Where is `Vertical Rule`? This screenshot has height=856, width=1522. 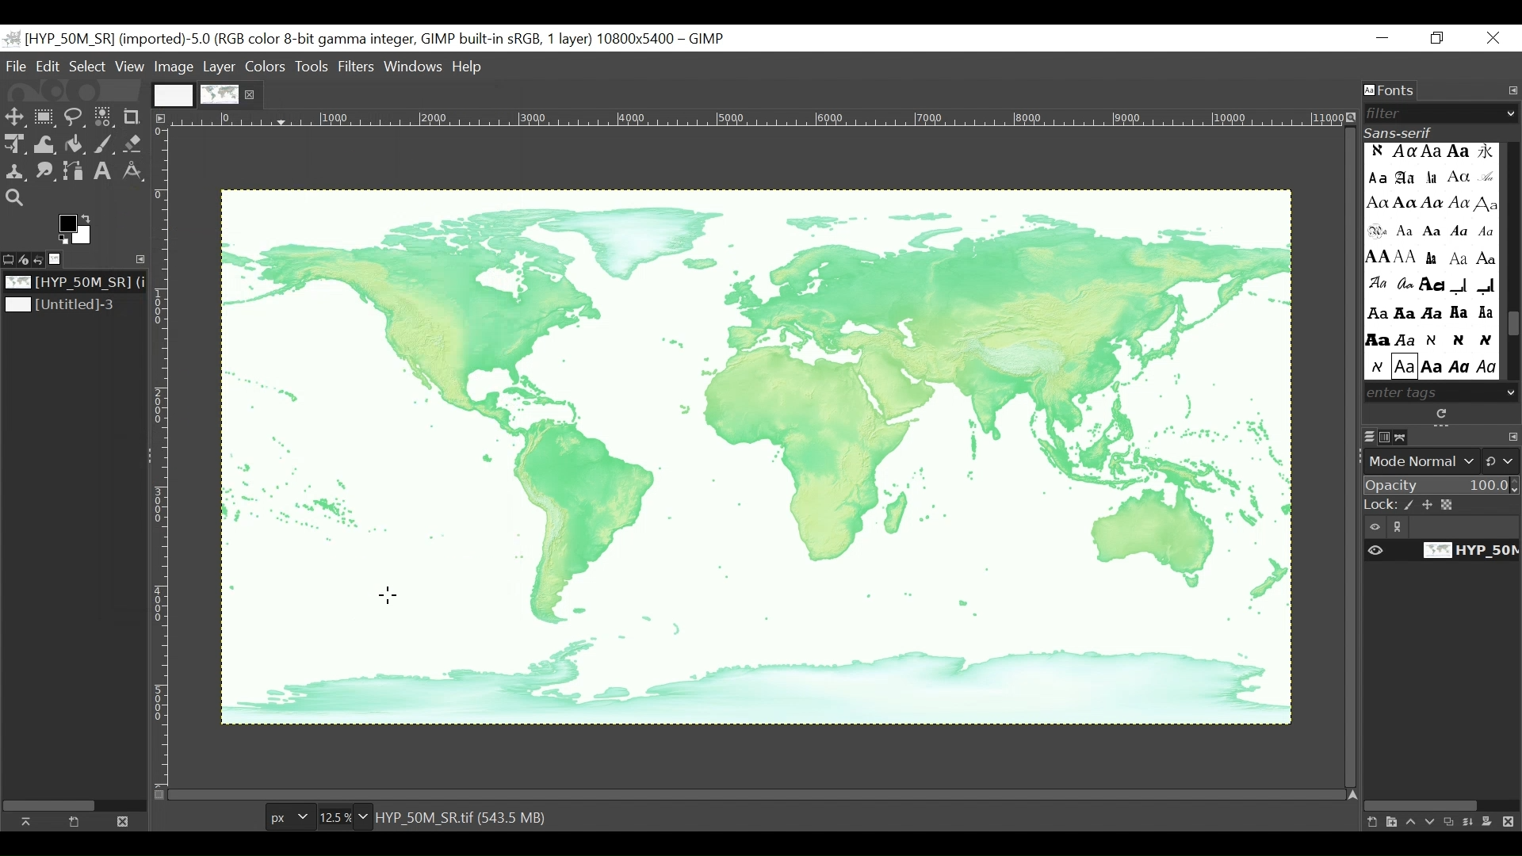
Vertical Rule is located at coordinates (160, 457).